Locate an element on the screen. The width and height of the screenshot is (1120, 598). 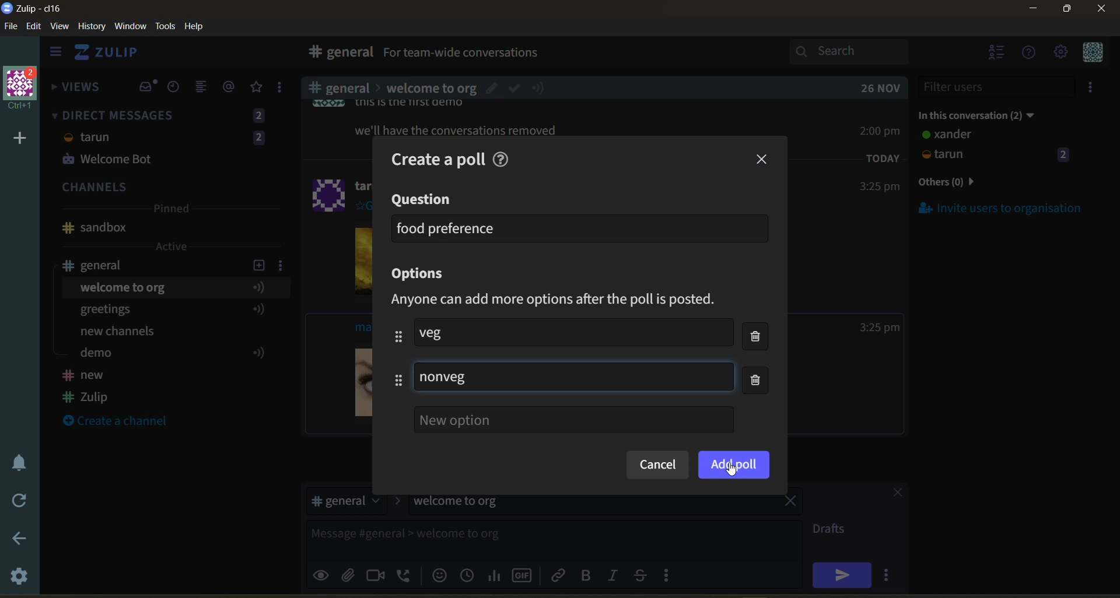
question is located at coordinates (423, 200).